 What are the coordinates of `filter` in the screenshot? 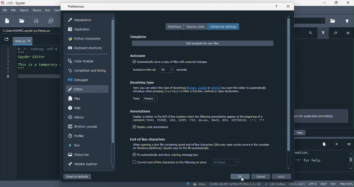 It's located at (324, 34).